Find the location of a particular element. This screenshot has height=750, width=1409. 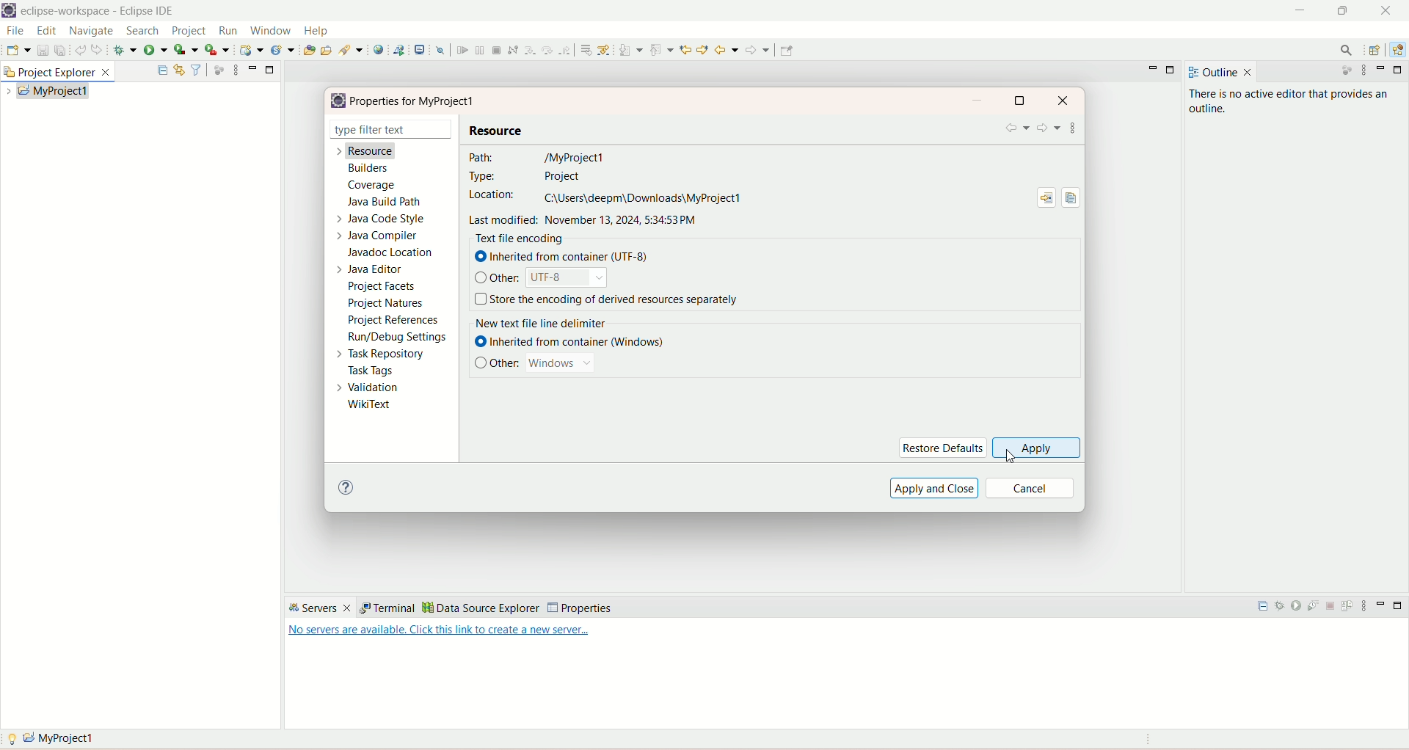

edit is located at coordinates (45, 31).